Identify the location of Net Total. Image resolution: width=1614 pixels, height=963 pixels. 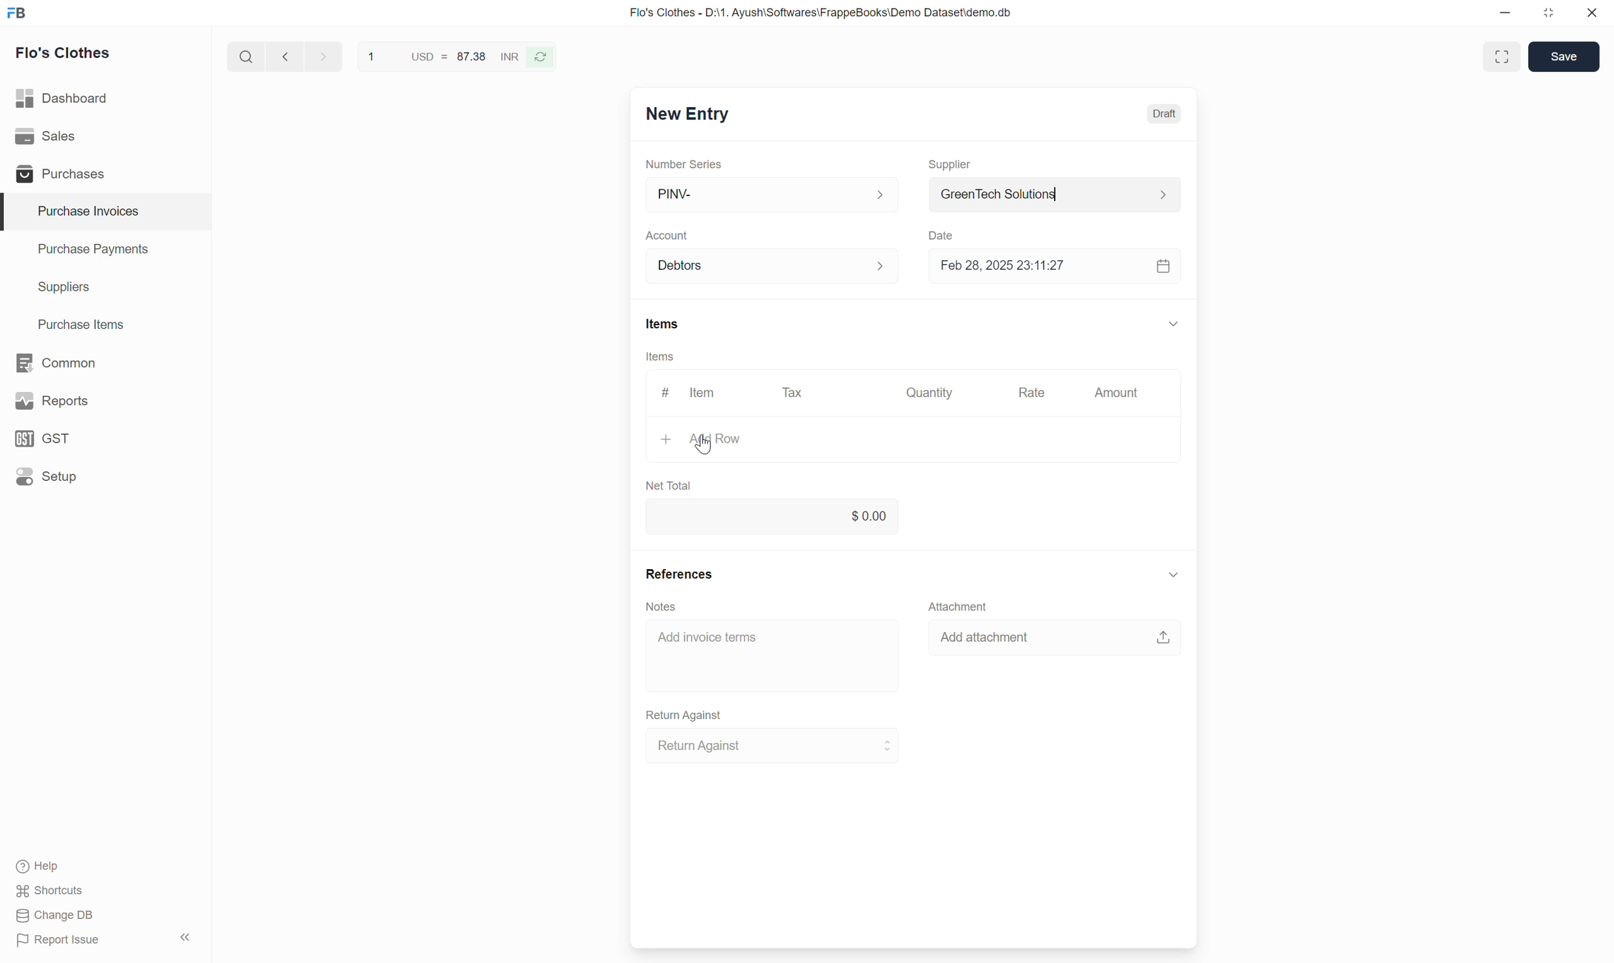
(669, 485).